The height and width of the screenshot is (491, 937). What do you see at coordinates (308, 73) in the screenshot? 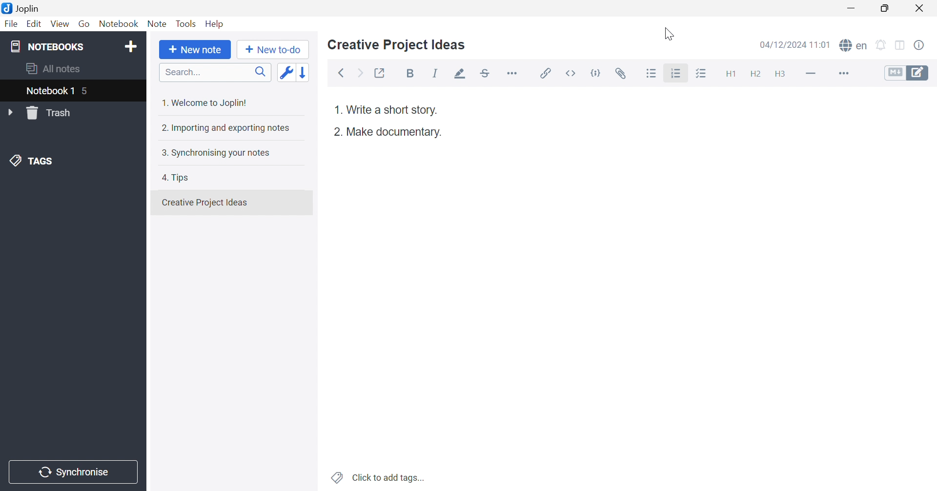
I see `Reverse sort order` at bounding box center [308, 73].